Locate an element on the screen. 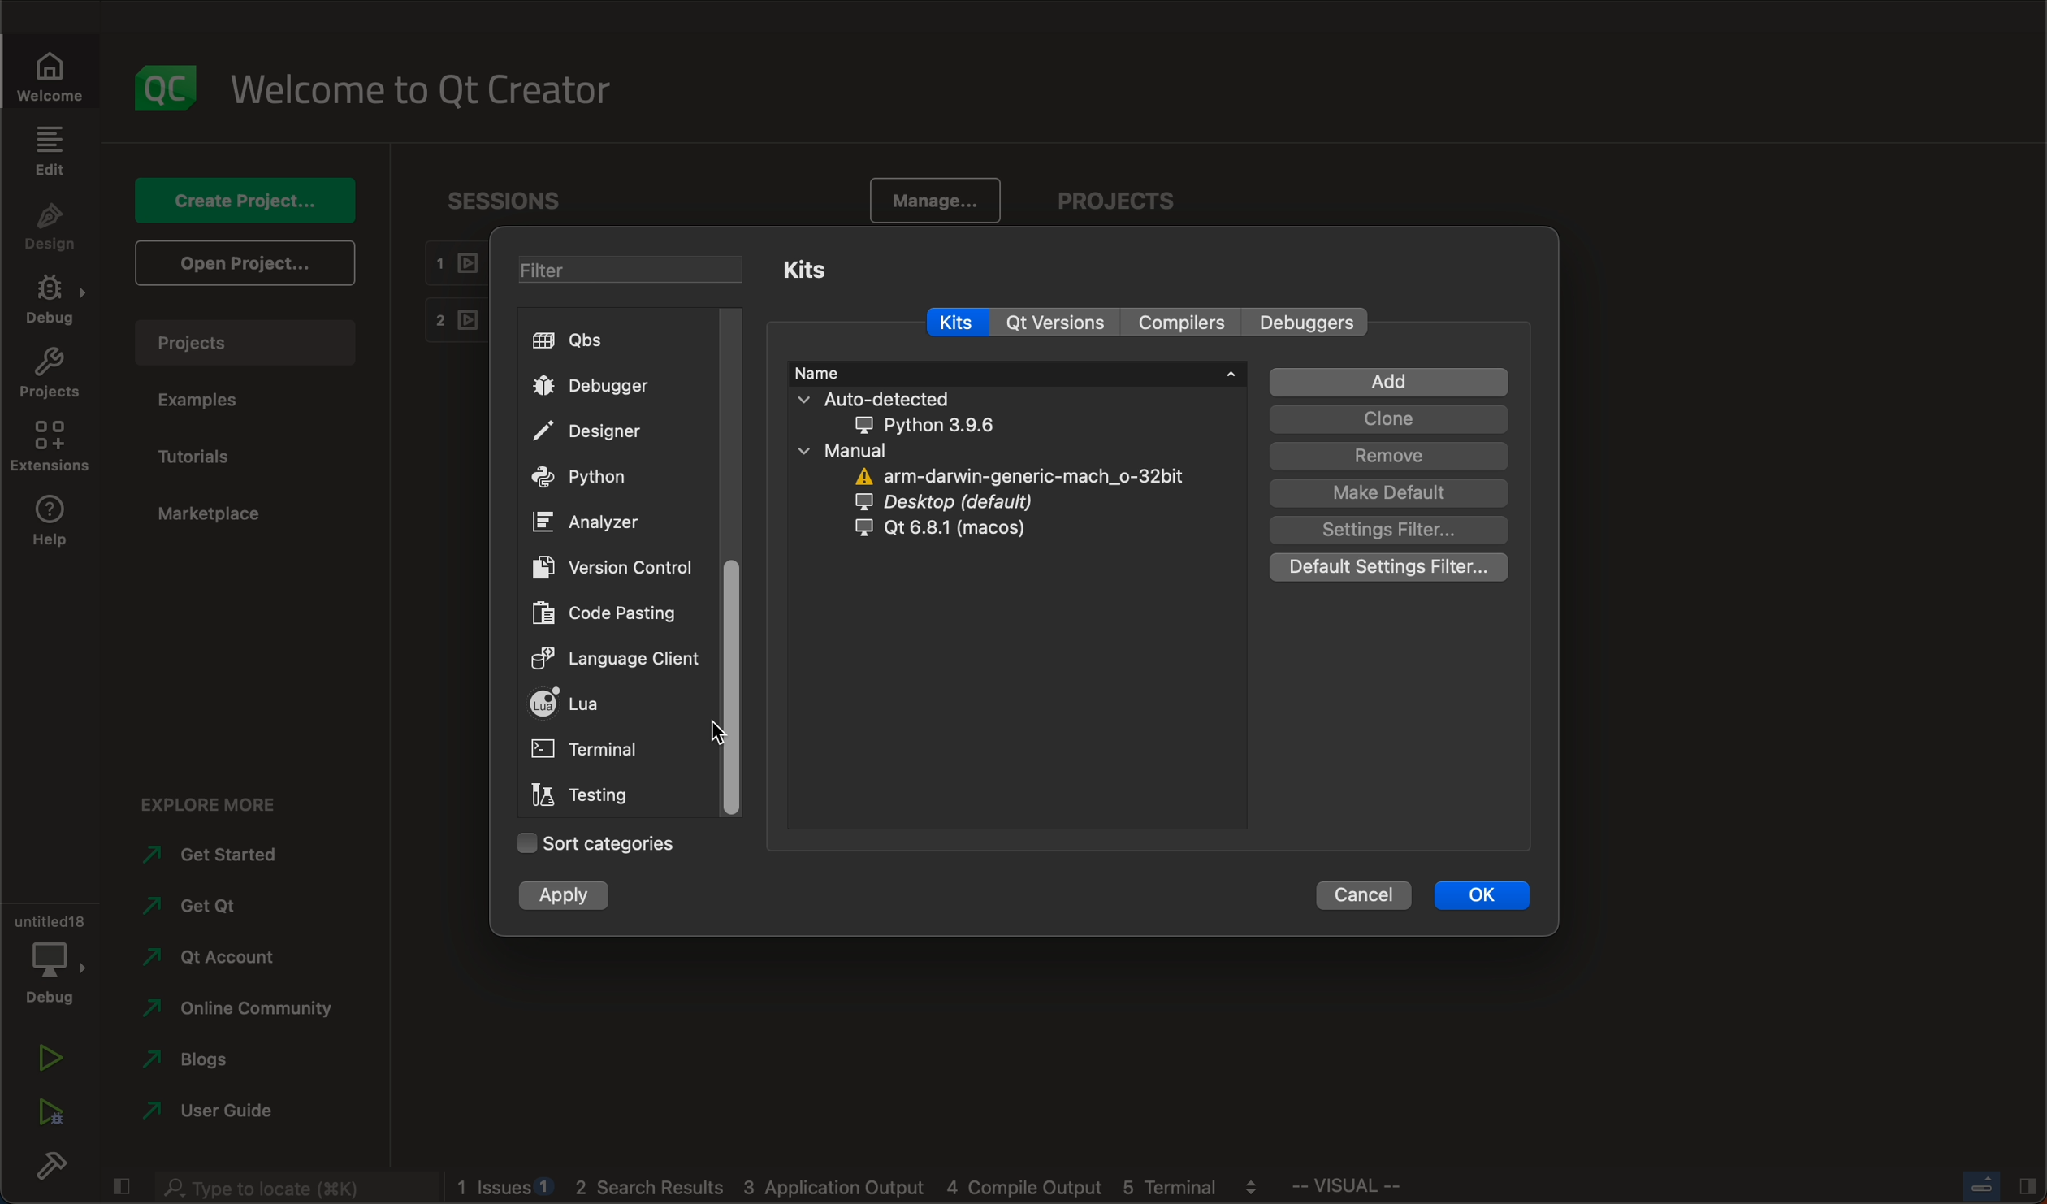 This screenshot has width=2047, height=1204. auto detected is located at coordinates (912, 411).